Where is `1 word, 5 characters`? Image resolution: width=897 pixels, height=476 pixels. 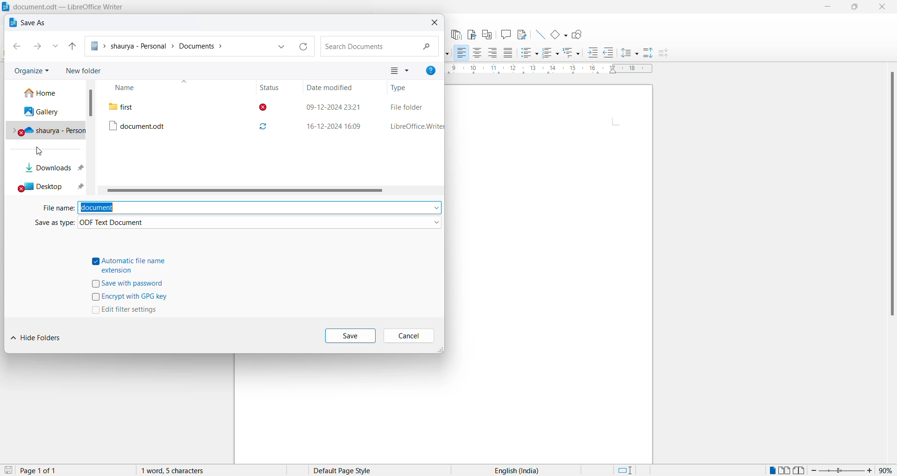 1 word, 5 characters is located at coordinates (195, 470).